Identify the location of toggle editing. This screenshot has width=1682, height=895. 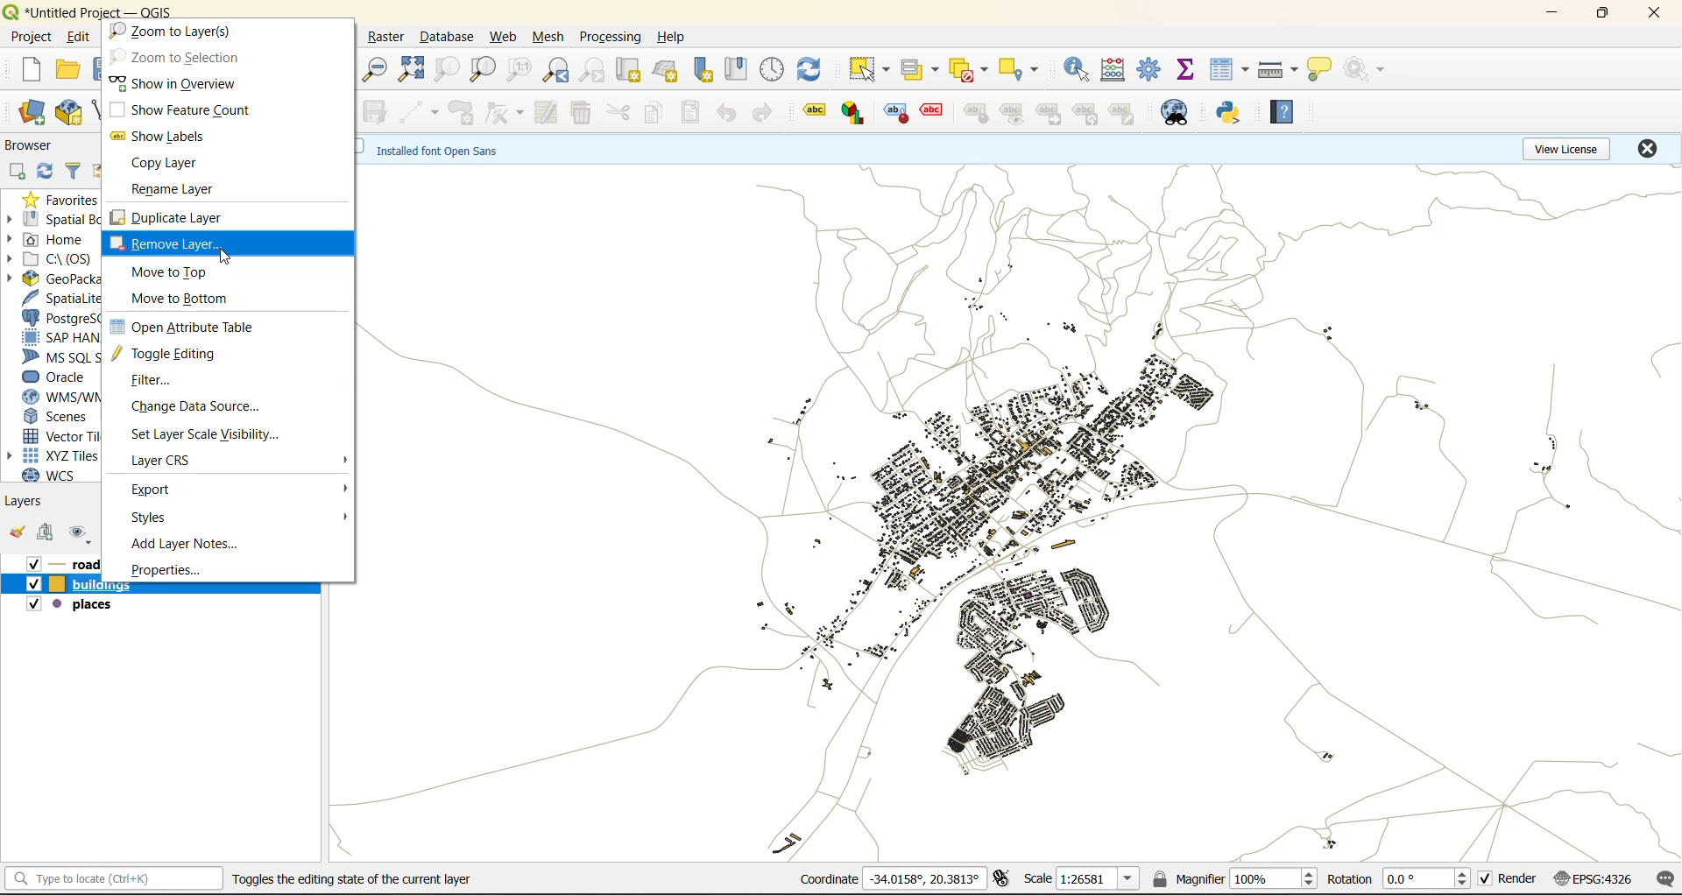
(180, 354).